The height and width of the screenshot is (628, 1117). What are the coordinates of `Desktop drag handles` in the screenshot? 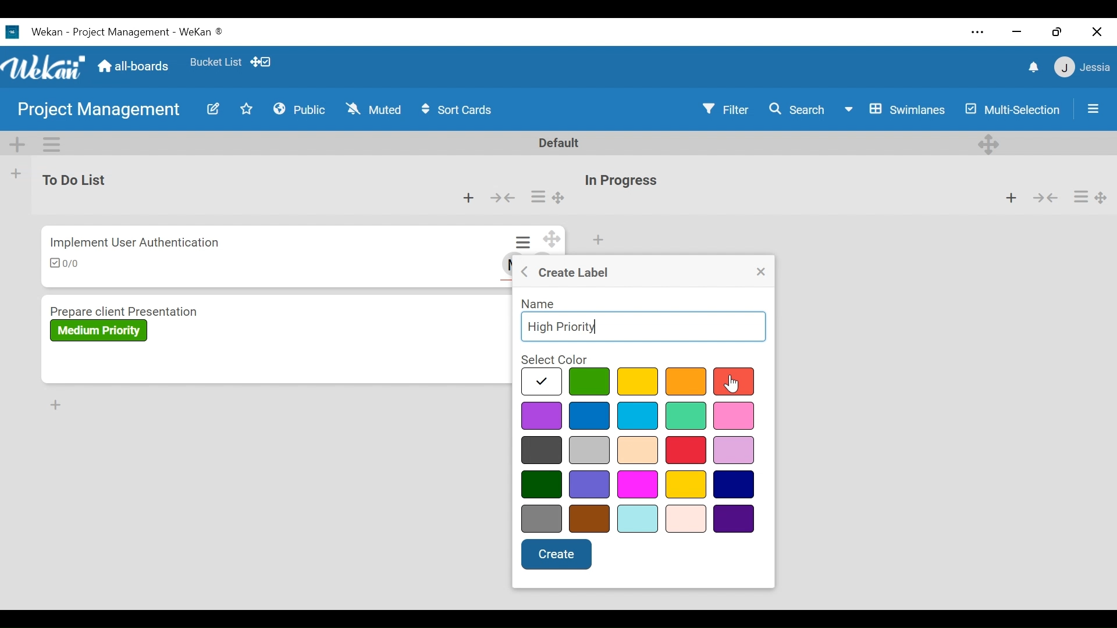 It's located at (1104, 197).